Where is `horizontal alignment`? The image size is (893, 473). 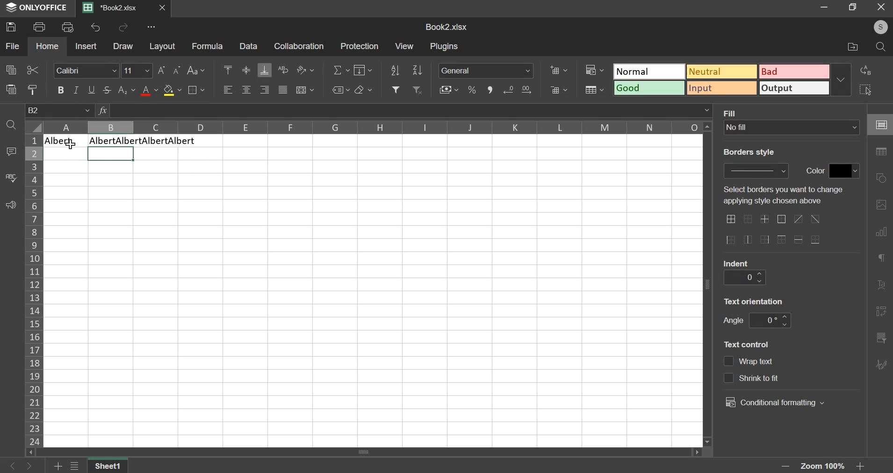
horizontal alignment is located at coordinates (246, 90).